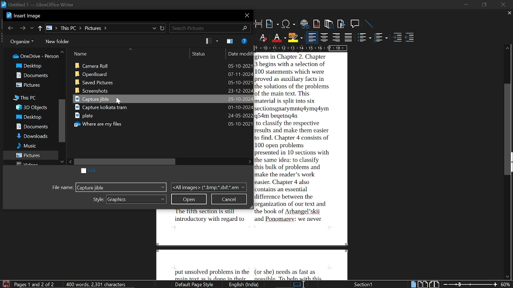 This screenshot has height=288, width=513. Describe the element at coordinates (71, 161) in the screenshot. I see `move left` at that location.